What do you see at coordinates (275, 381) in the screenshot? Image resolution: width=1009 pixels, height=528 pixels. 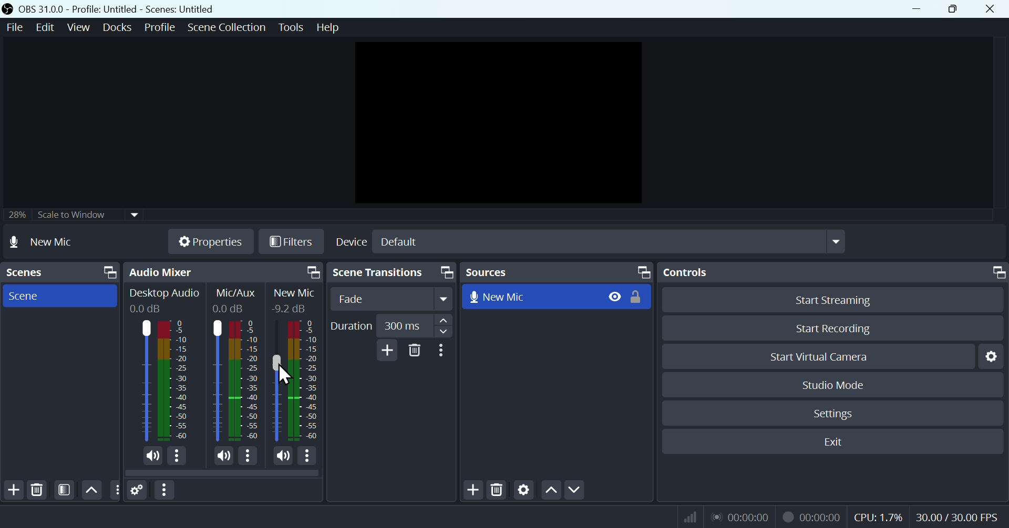 I see `Mic` at bounding box center [275, 381].